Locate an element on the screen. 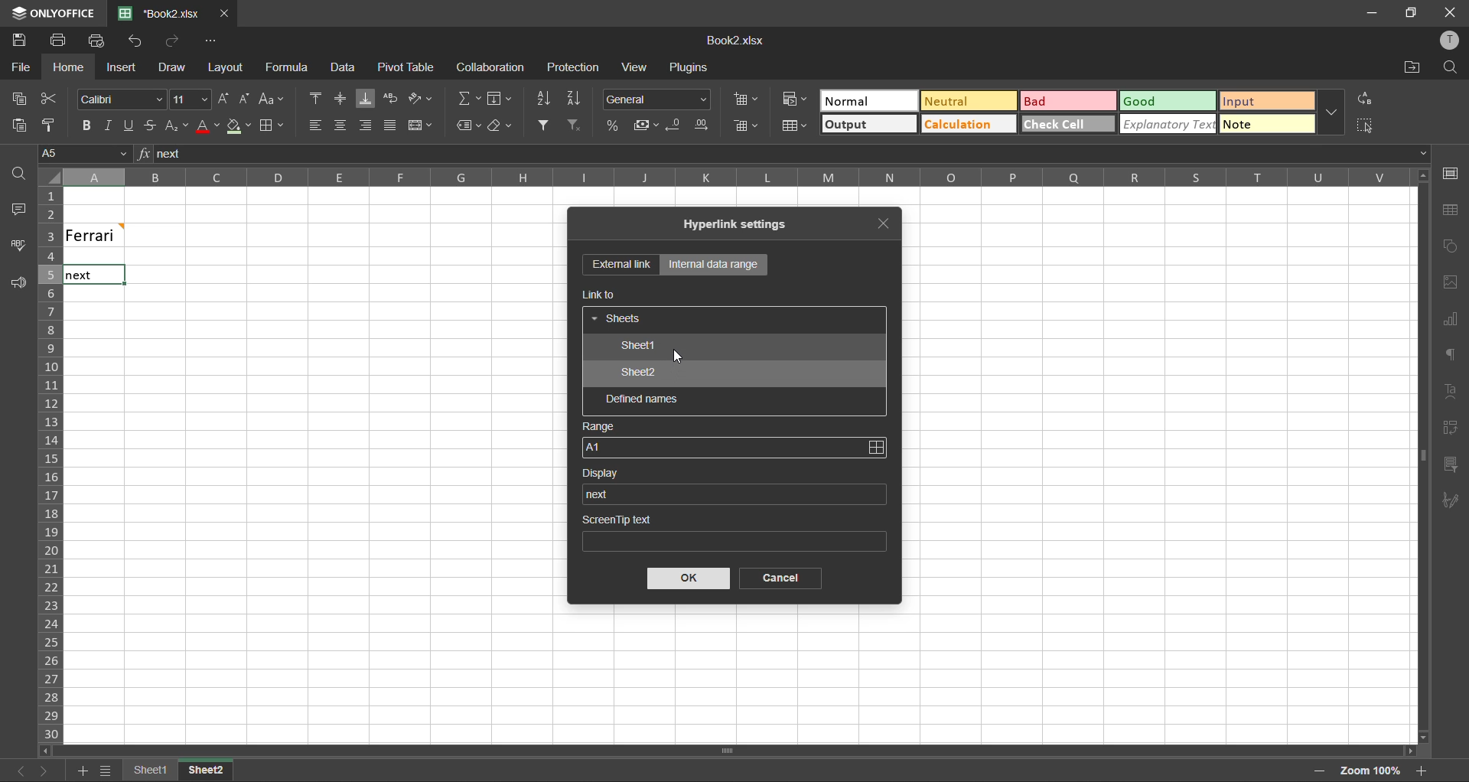 The image size is (1469, 782). close tab is located at coordinates (226, 12).